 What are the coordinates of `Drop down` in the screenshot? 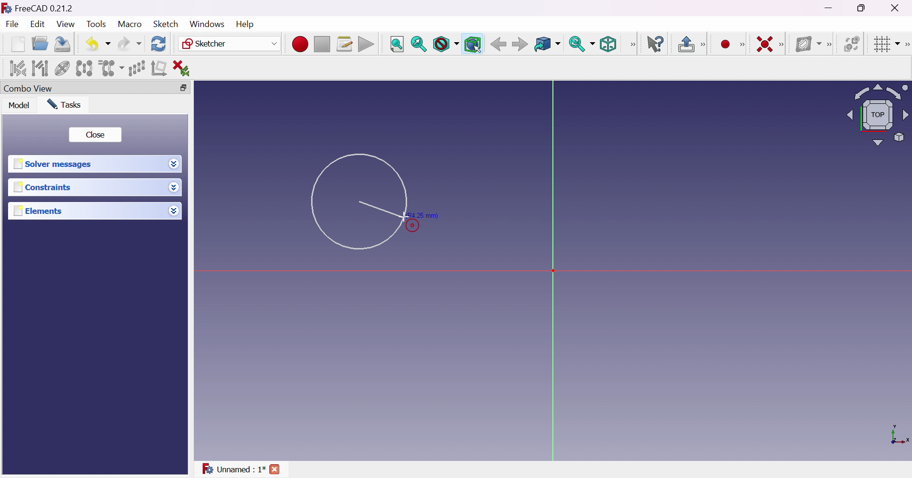 It's located at (174, 211).